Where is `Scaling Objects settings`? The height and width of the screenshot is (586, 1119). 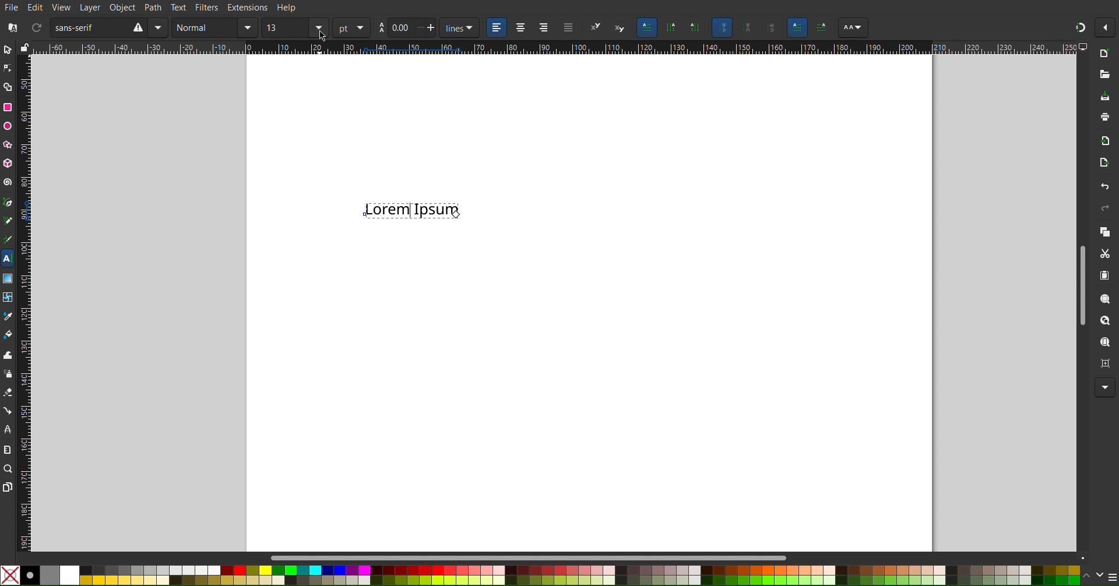
Scaling Objects settings is located at coordinates (695, 27).